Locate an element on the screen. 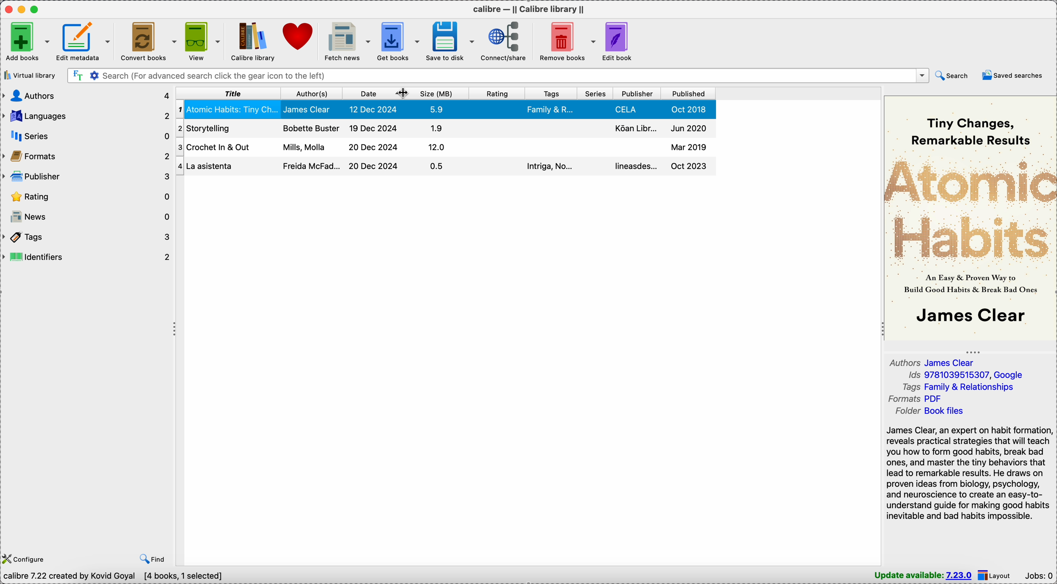  published is located at coordinates (690, 94).